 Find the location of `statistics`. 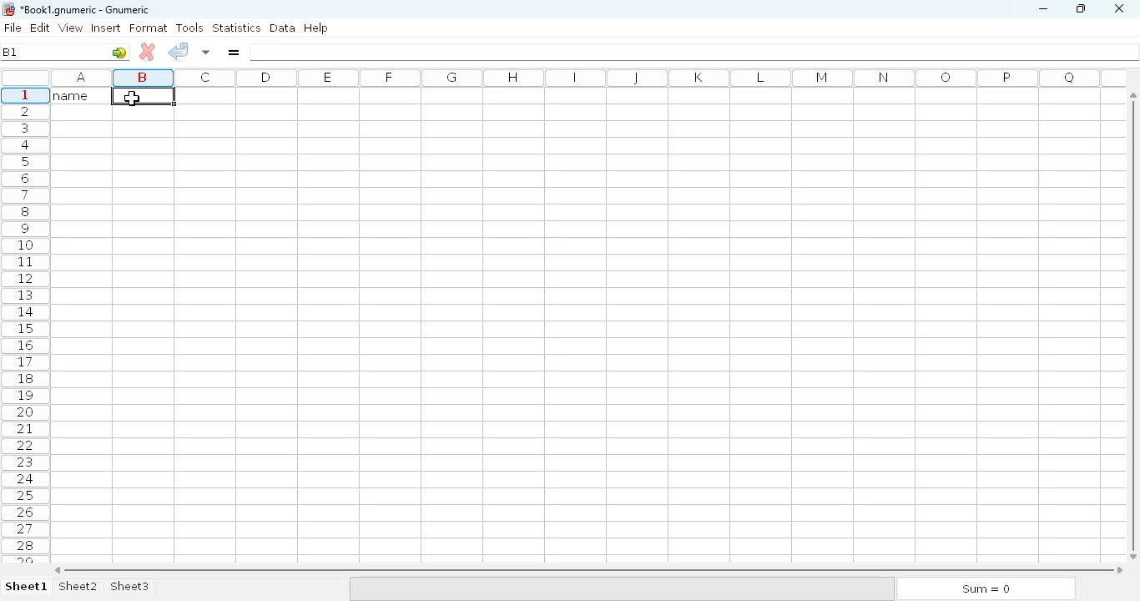

statistics is located at coordinates (236, 27).